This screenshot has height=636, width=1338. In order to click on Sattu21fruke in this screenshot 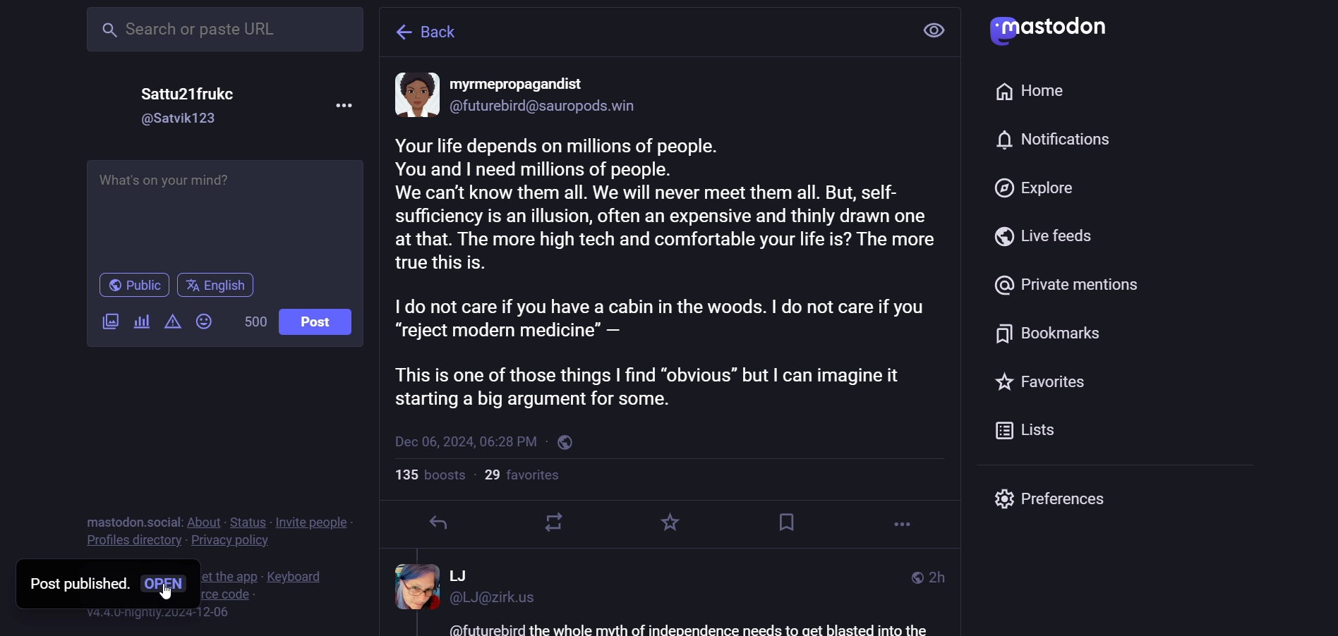, I will do `click(186, 93)`.